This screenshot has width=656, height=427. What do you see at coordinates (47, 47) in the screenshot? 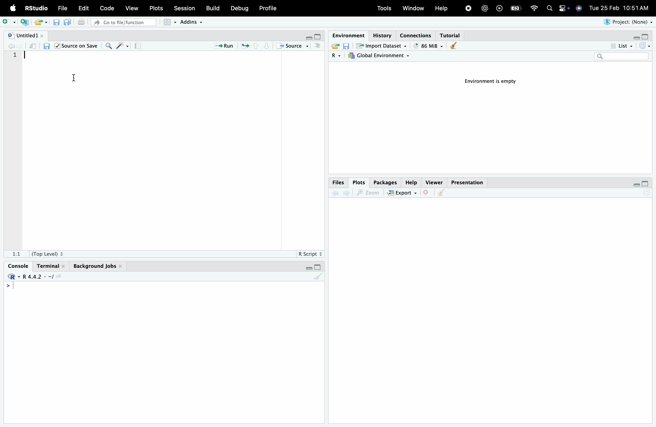
I see `save script` at bounding box center [47, 47].